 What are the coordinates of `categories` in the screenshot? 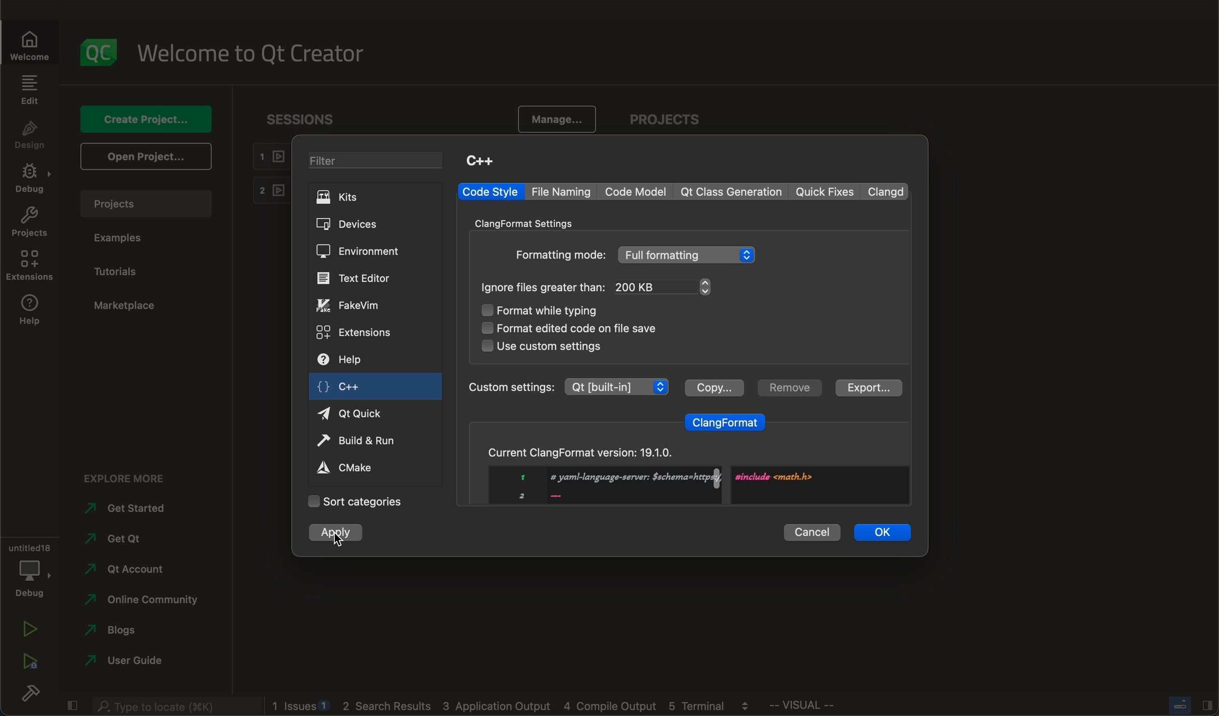 It's located at (355, 501).